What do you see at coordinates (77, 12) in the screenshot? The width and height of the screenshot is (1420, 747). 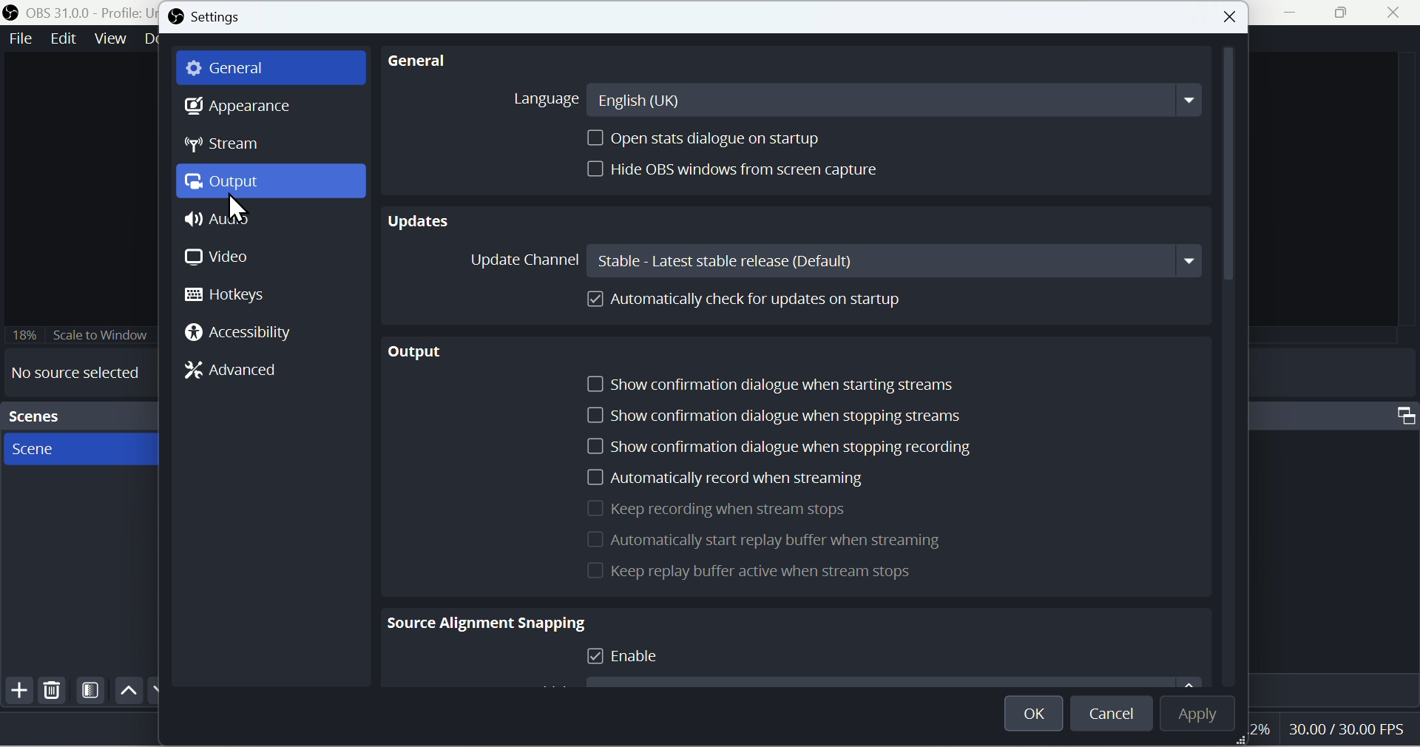 I see `OBS 31.0 .0` at bounding box center [77, 12].